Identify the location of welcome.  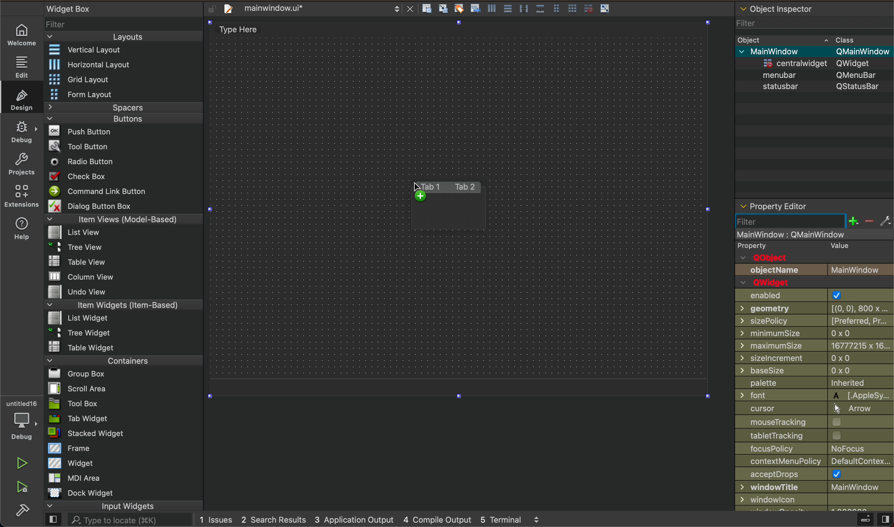
(20, 35).